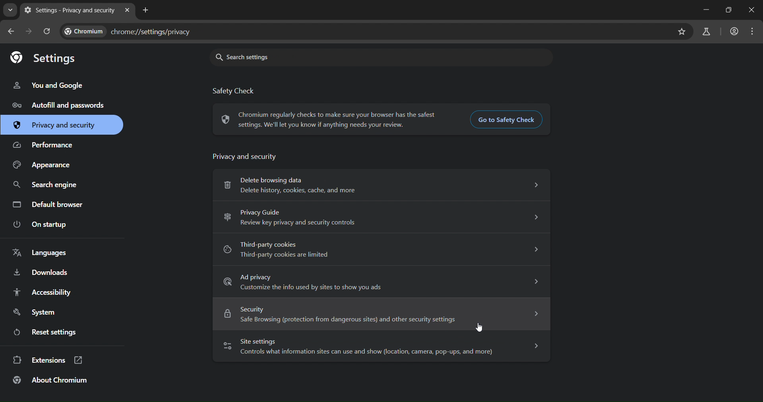  Describe the element at coordinates (54, 361) in the screenshot. I see `extensions ` at that location.